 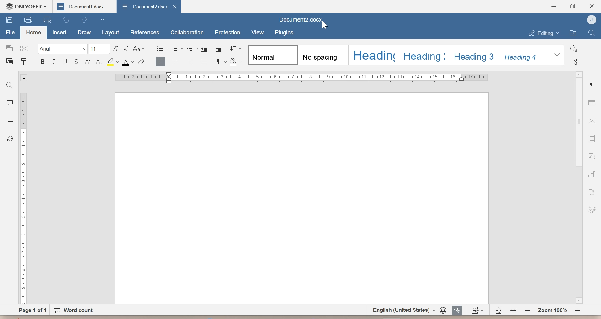 I want to click on Minimize, so click(x=553, y=6).